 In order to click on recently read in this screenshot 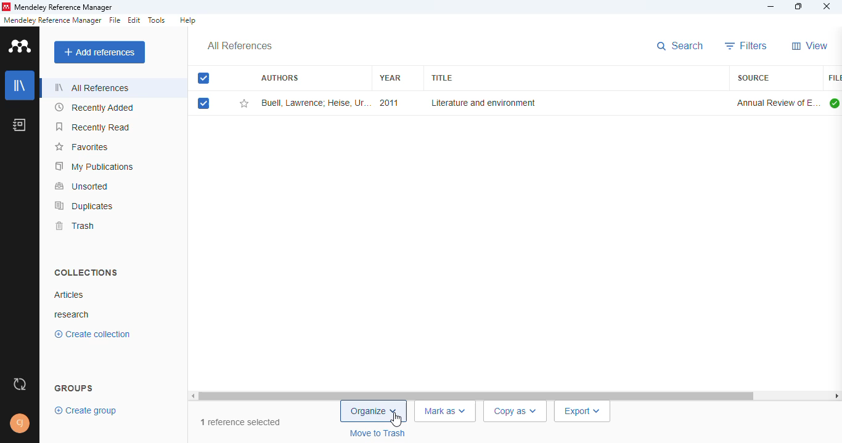, I will do `click(92, 127)`.